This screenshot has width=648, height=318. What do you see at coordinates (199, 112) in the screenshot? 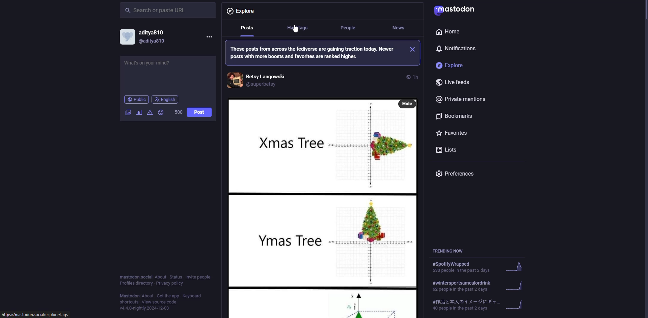
I see `post` at bounding box center [199, 112].